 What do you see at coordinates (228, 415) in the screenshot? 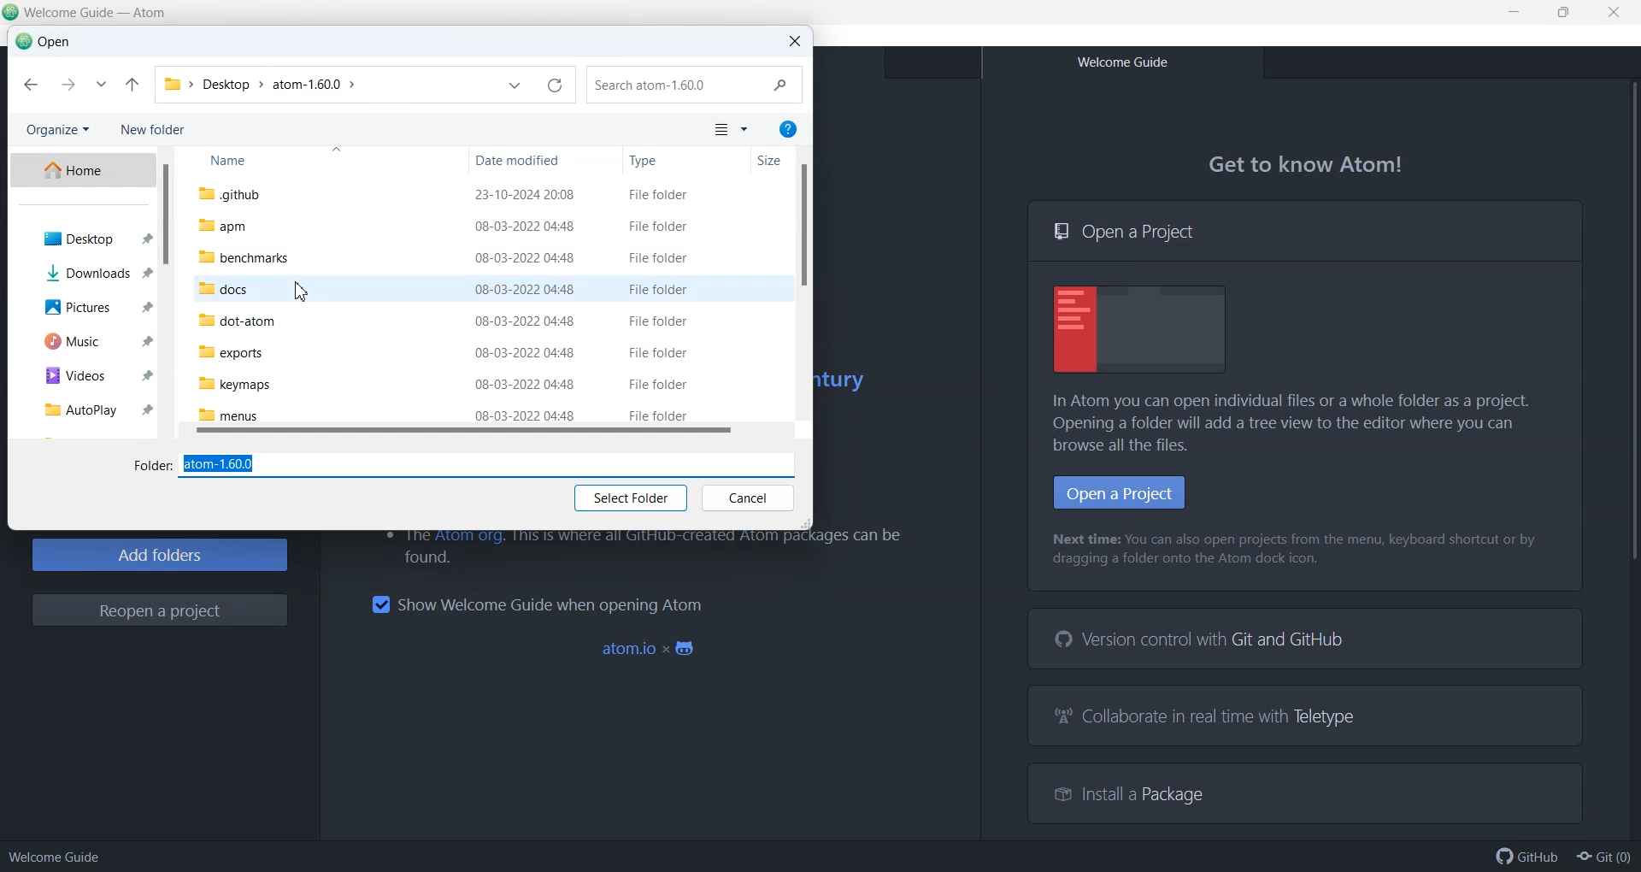
I see `menus` at bounding box center [228, 415].